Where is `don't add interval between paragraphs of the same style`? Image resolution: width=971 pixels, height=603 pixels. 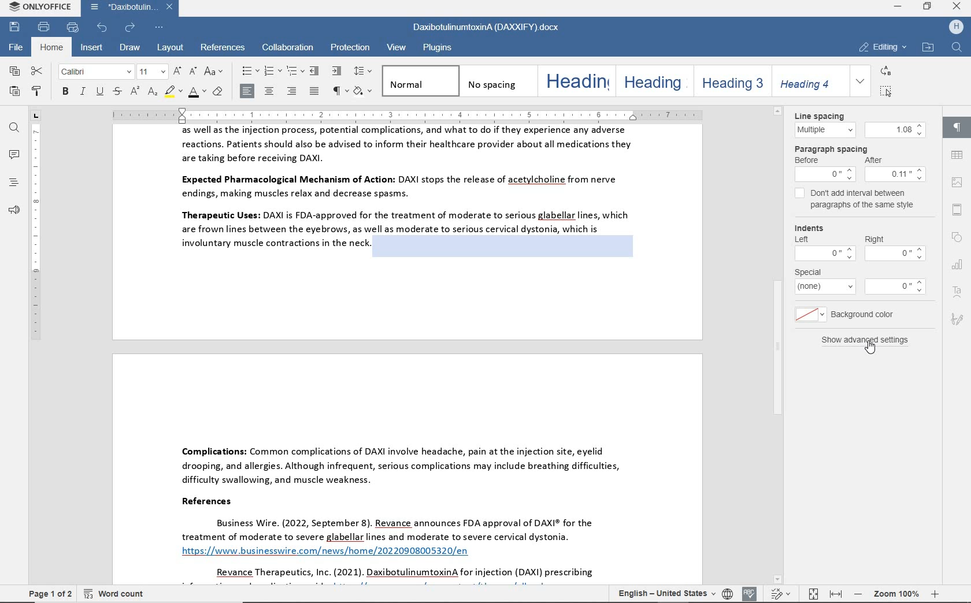
don't add interval between paragraphs of the same style is located at coordinates (856, 201).